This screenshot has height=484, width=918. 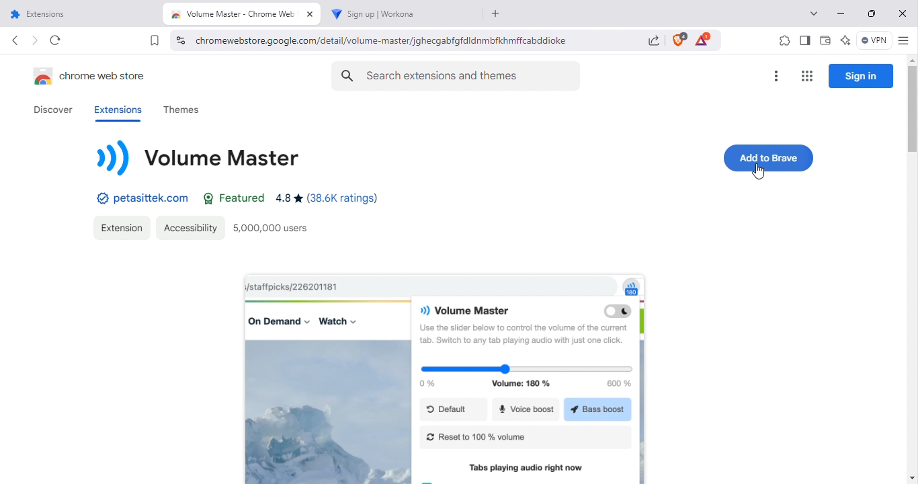 I want to click on Close, so click(x=902, y=13).